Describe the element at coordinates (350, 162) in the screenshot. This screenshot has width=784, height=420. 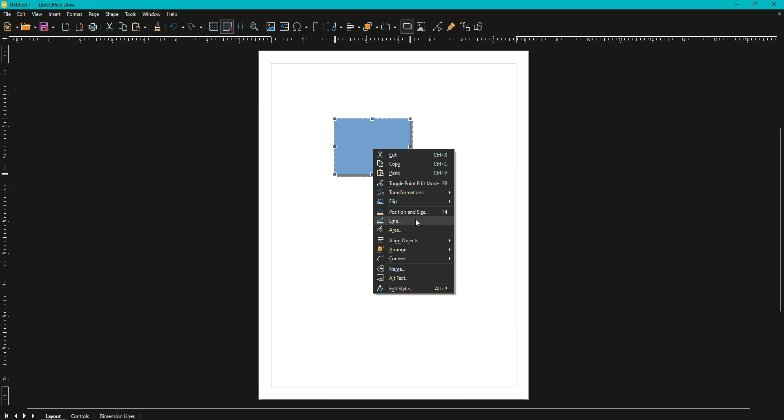
I see `Square` at that location.